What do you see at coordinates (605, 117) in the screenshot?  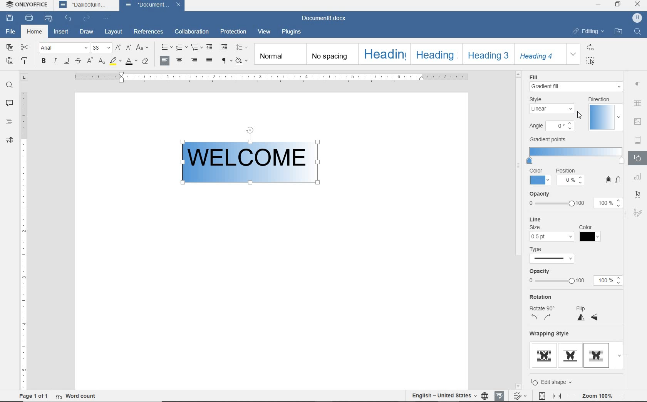 I see `direction` at bounding box center [605, 117].